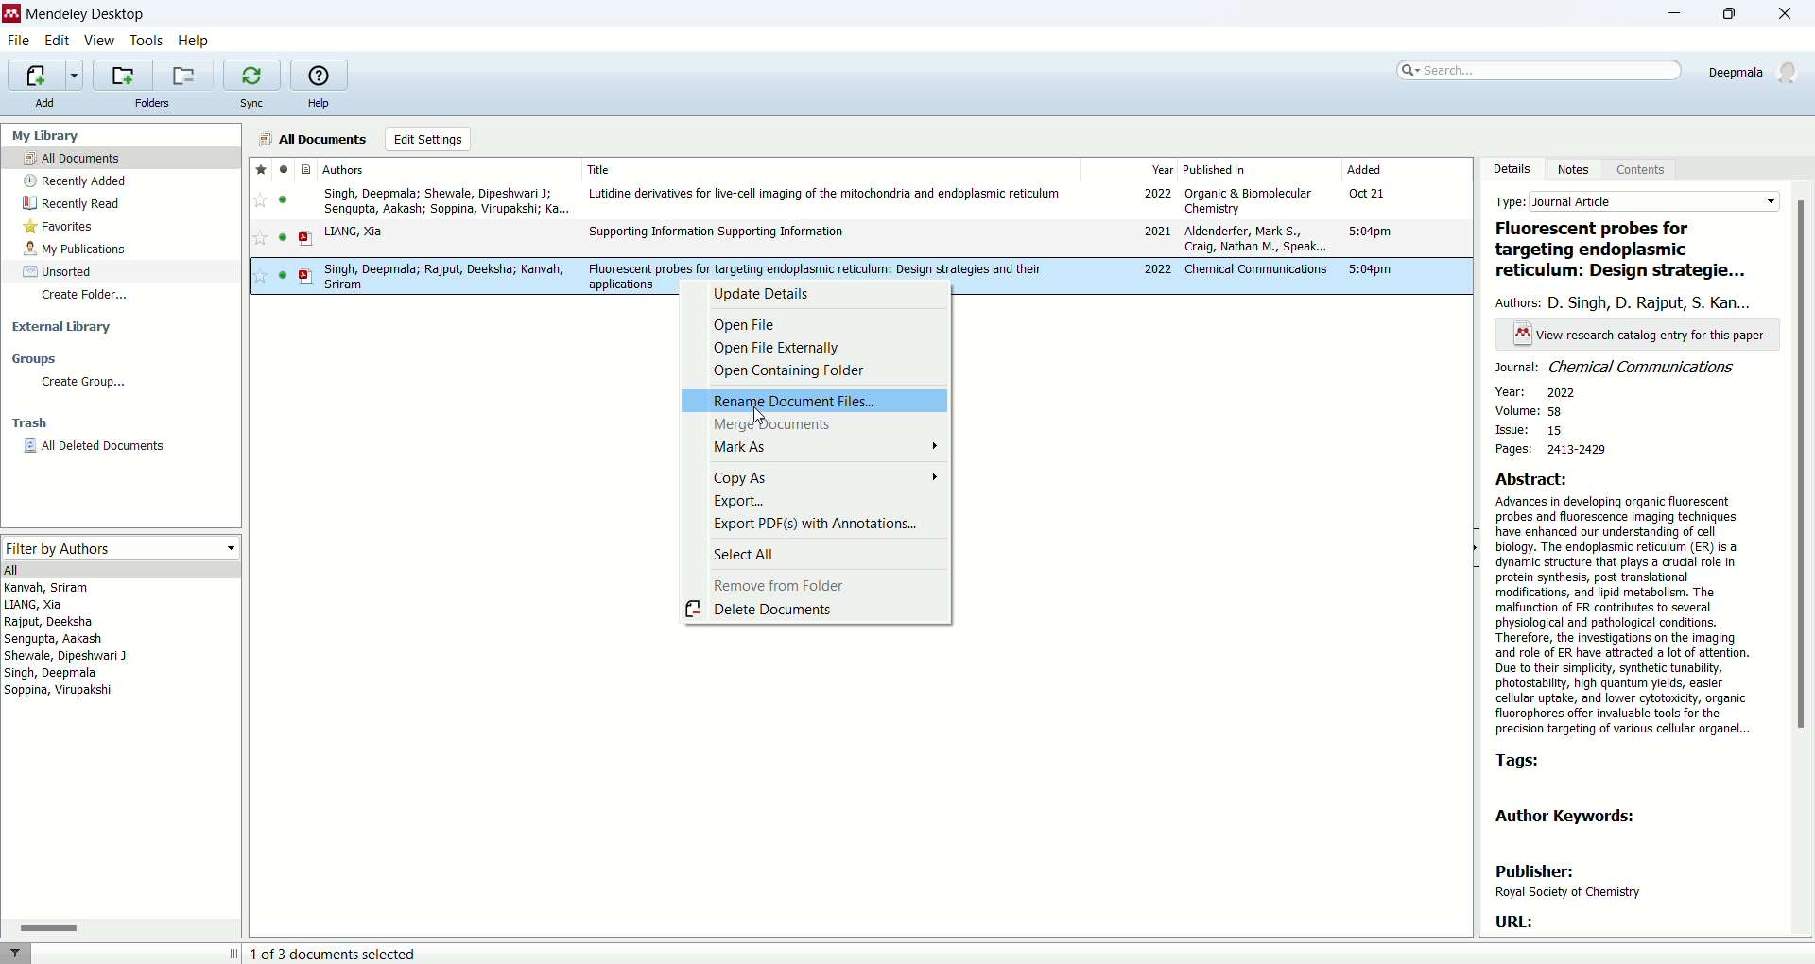 The height and width of the screenshot is (964, 1815). Describe the element at coordinates (336, 953) in the screenshot. I see `number of document selected` at that location.